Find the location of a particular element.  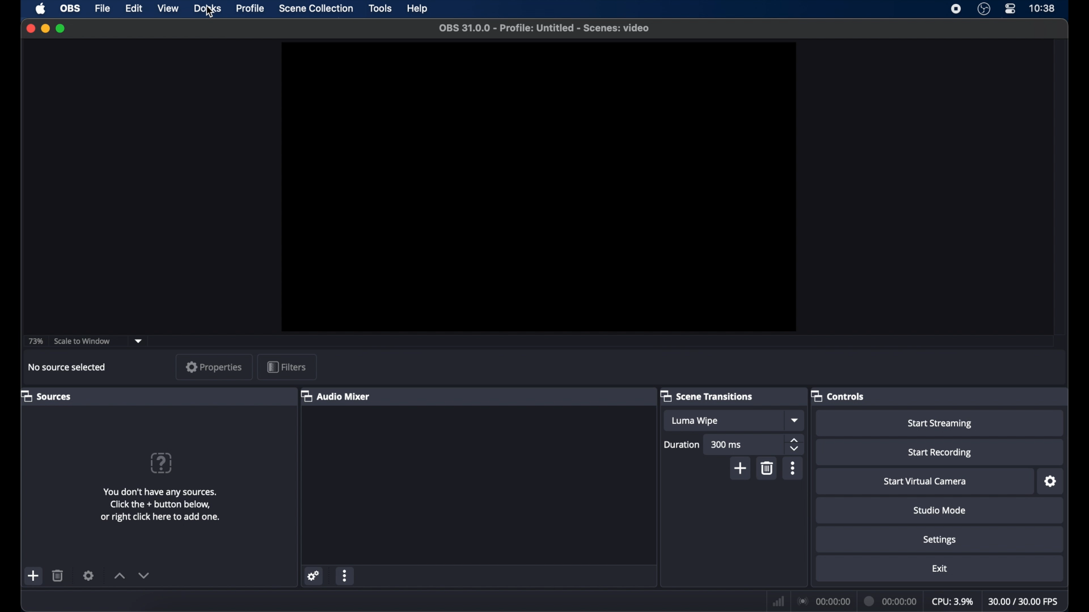

cursor is located at coordinates (211, 12).